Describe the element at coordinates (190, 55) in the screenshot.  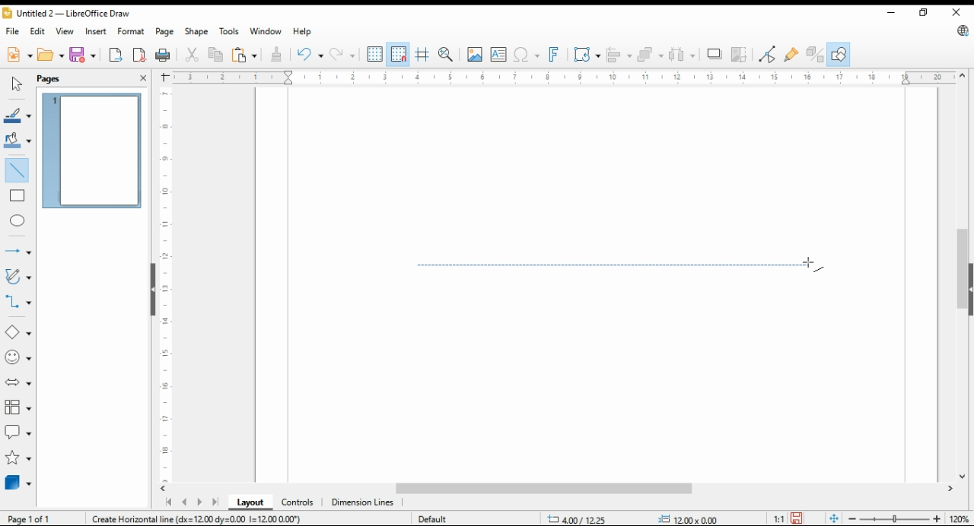
I see `cut` at that location.